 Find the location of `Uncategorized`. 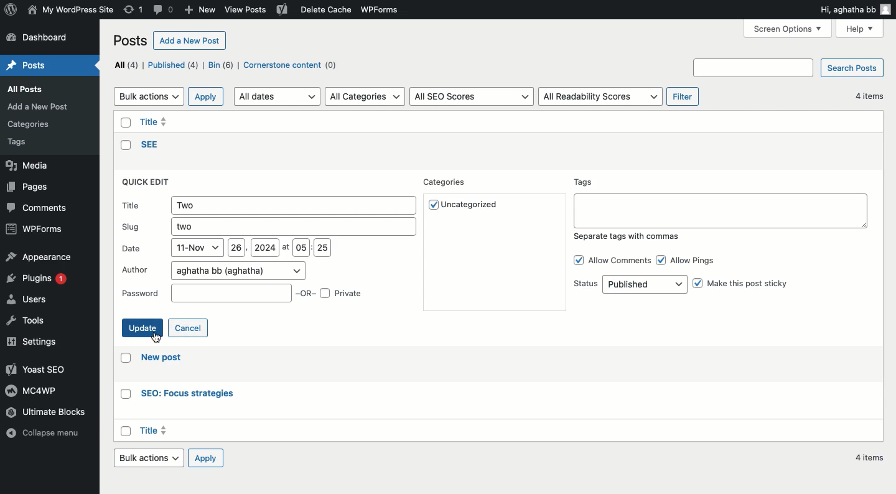

Uncategorized is located at coordinates (472, 207).